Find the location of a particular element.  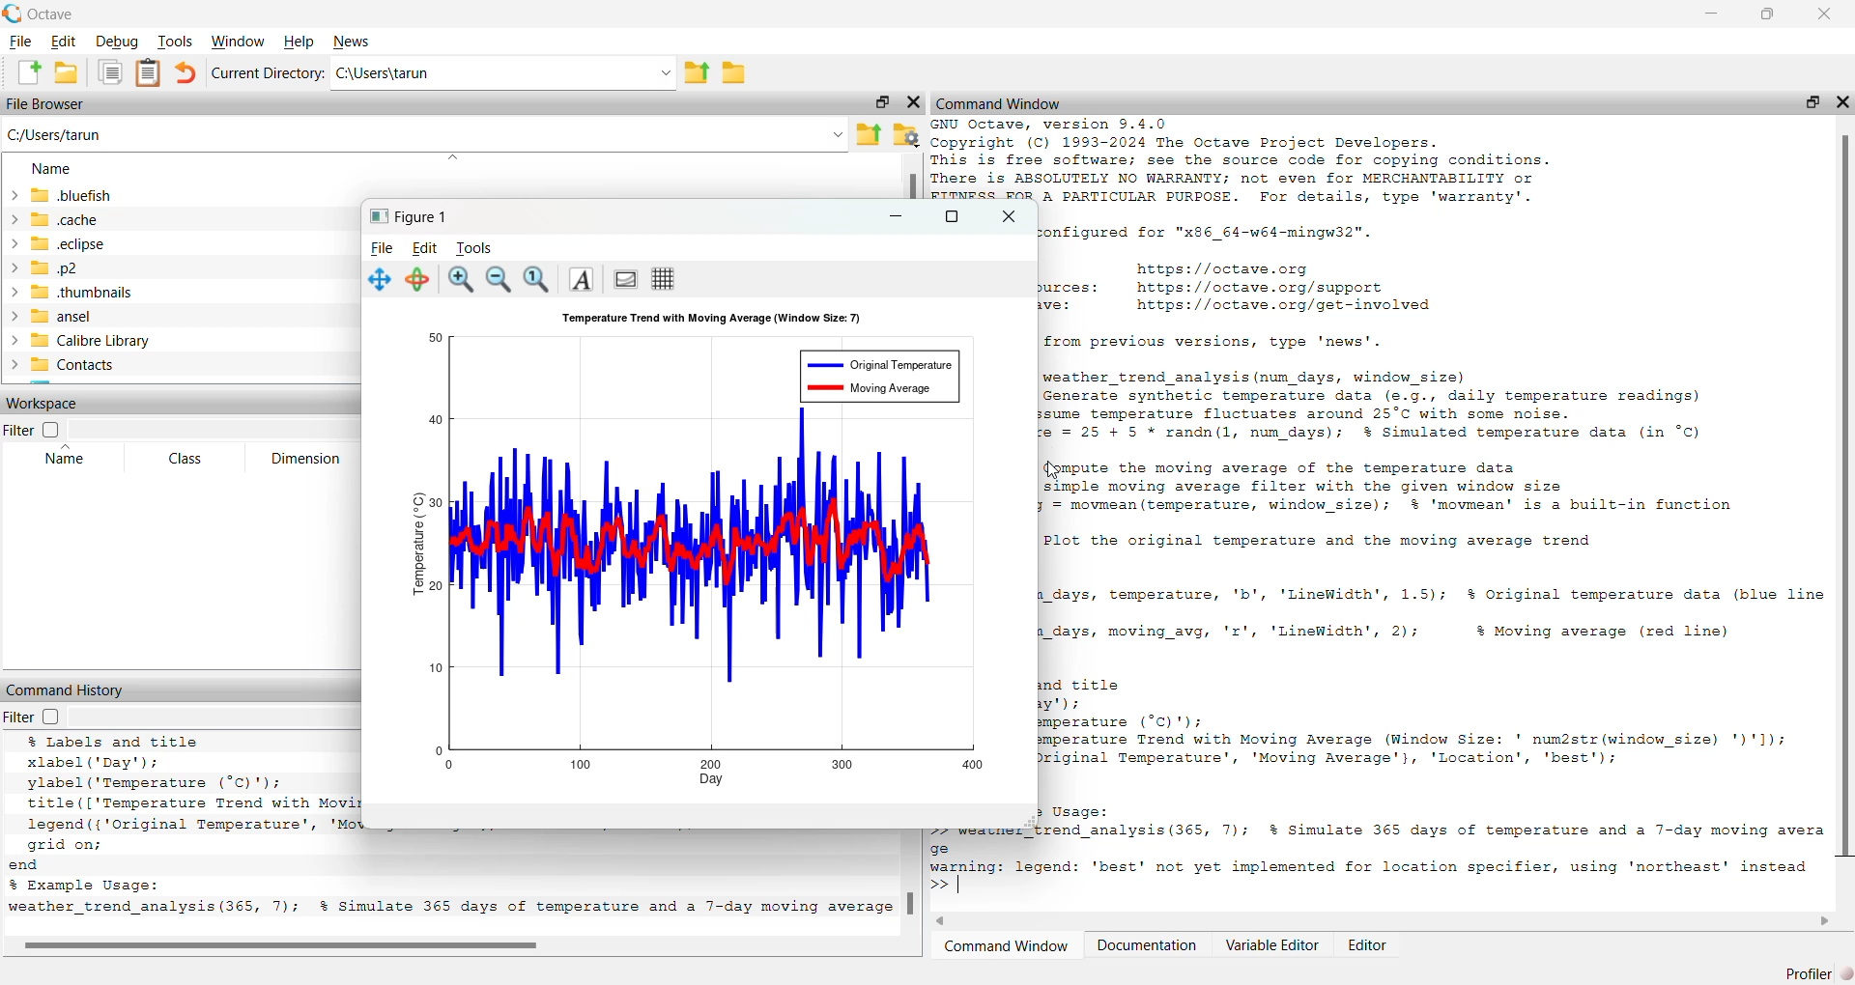

[Pry SmI SESRNEeent 3 STIF ME
Copyright (C) 1993-2024 The Octave Project Developers.

This is free software; see the source code for copying conditions.
ere is ABSOLUTELY NO WARRANTY; not even for MERCHANTABILITY or
FITNESS FOR A PARTICULAR PURPOSE. For details, type 'warranty’. is located at coordinates (1265, 160).